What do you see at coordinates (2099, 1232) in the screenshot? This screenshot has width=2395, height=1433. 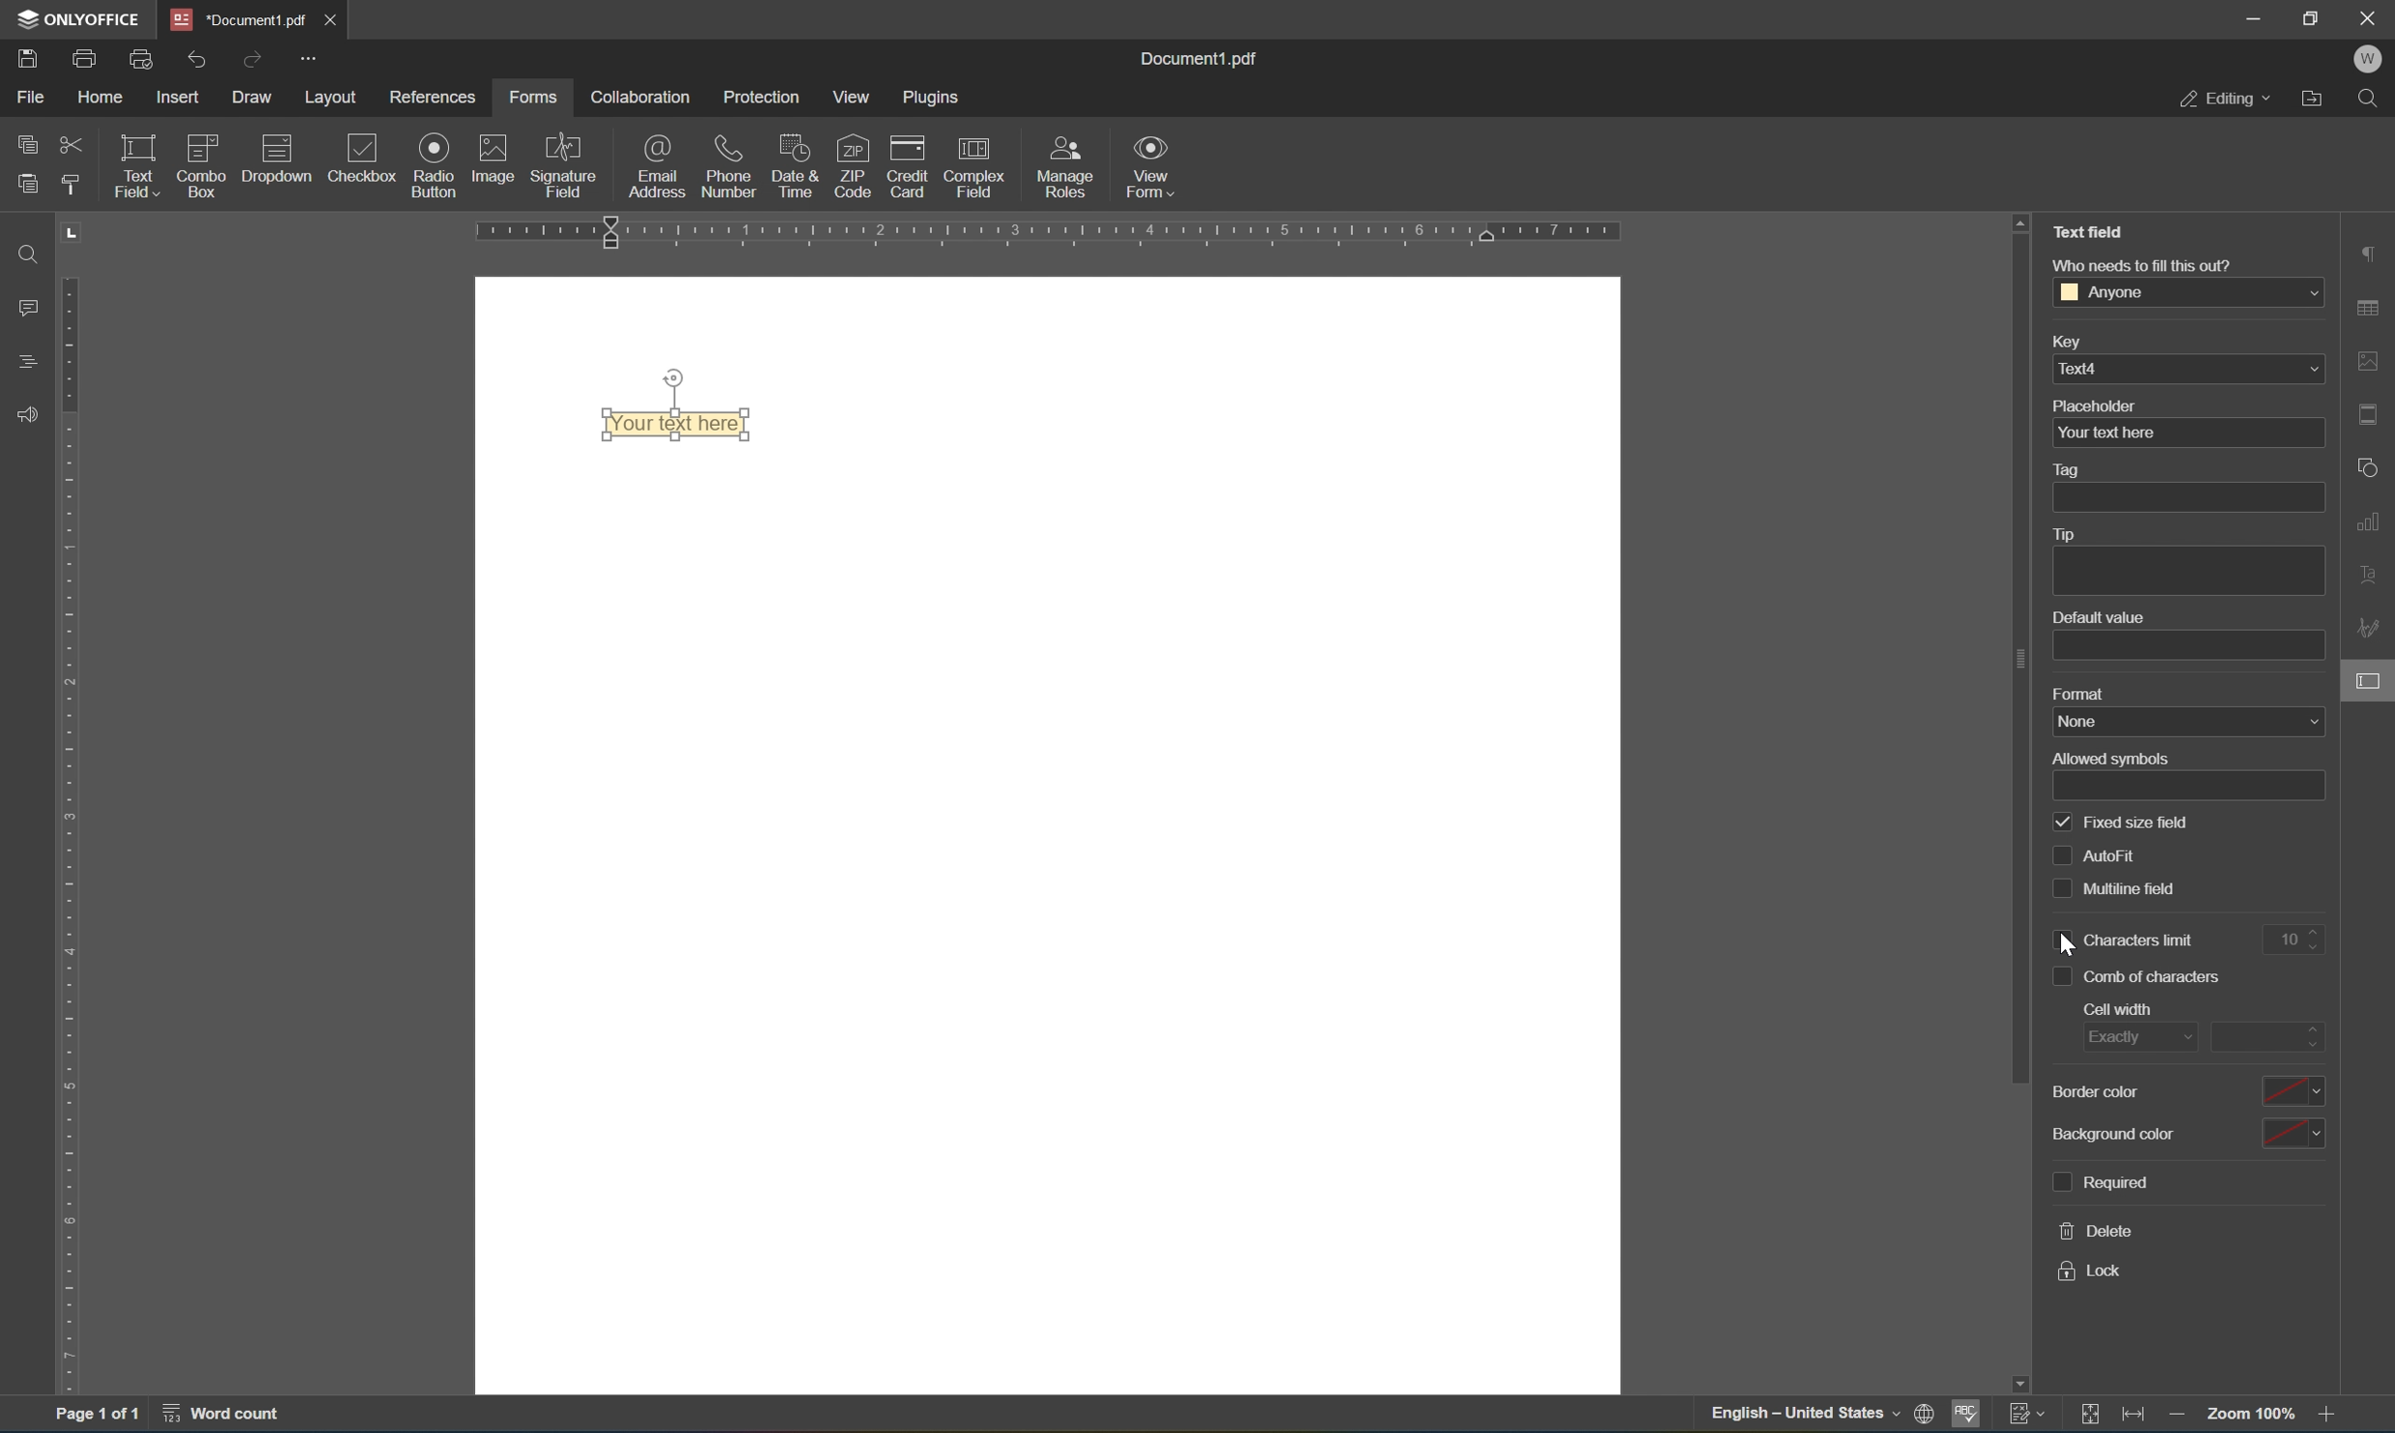 I see `delete` at bounding box center [2099, 1232].